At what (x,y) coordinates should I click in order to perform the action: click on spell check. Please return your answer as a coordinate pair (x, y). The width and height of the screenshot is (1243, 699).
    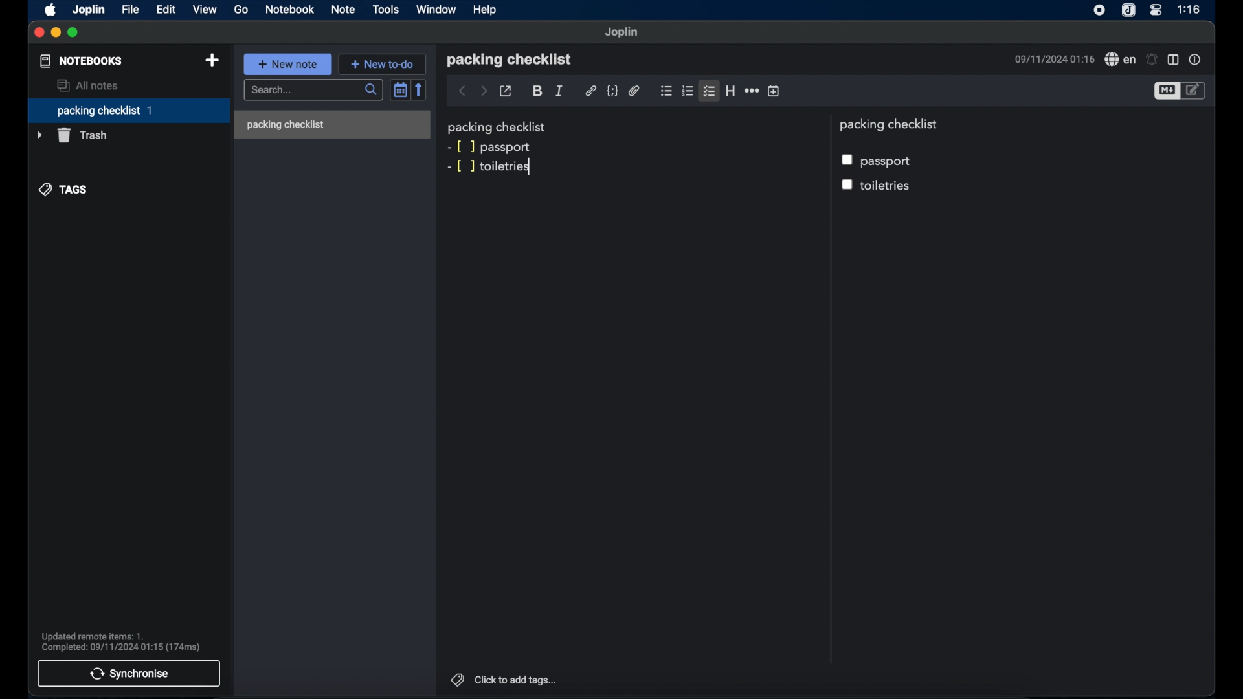
    Looking at the image, I should click on (1120, 60).